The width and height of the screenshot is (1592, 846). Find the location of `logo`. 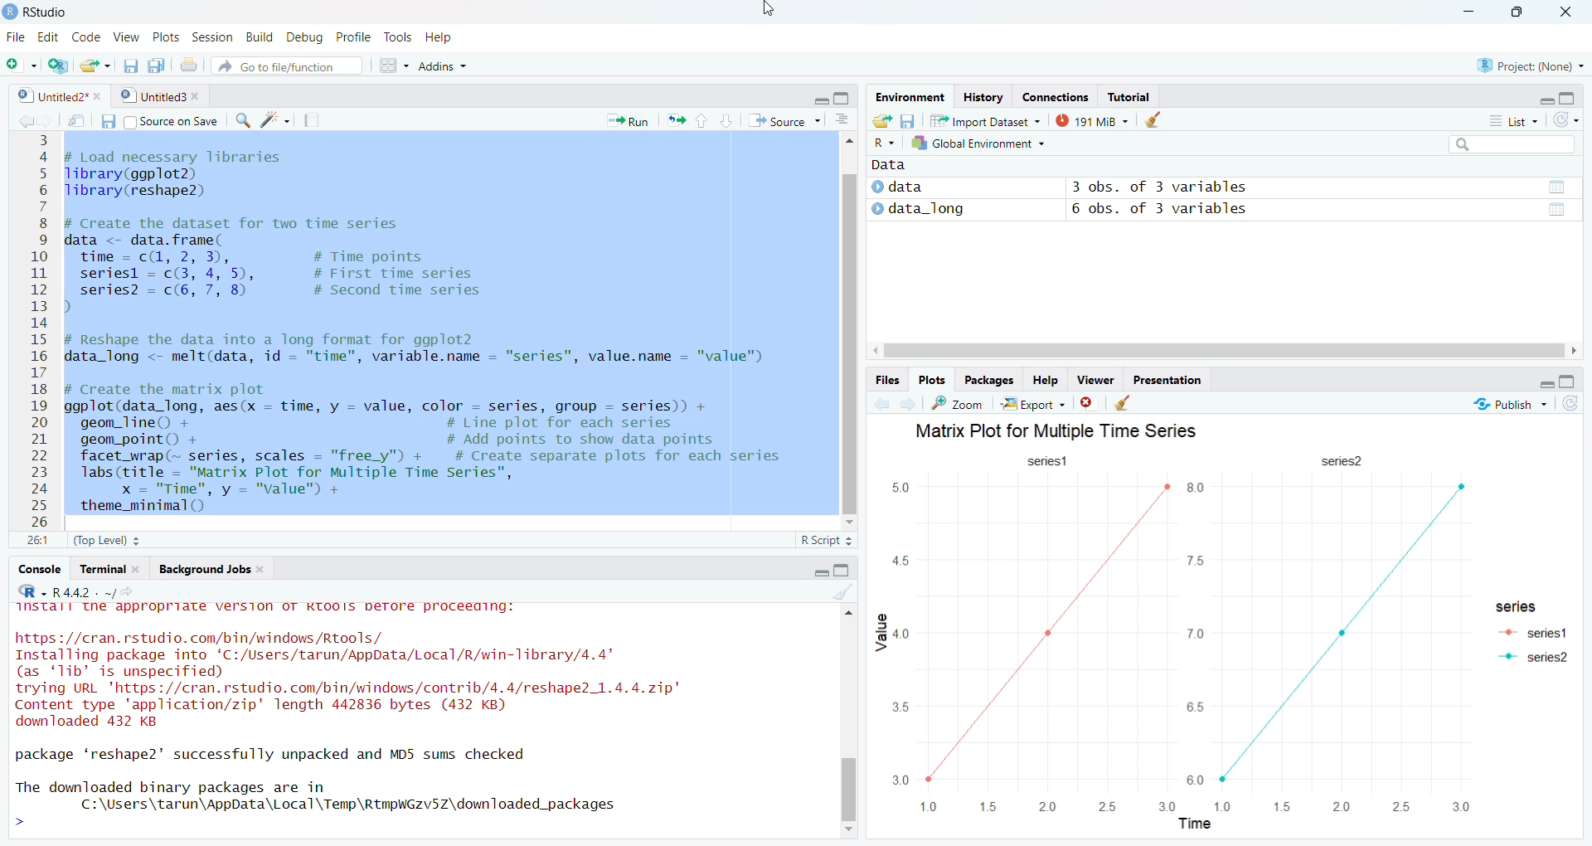

logo is located at coordinates (12, 12).